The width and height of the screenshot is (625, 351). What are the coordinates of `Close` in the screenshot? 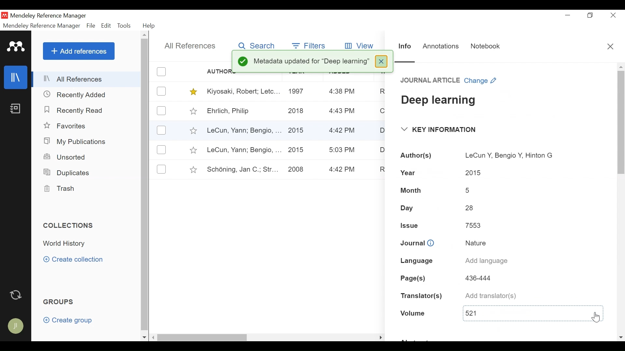 It's located at (381, 61).